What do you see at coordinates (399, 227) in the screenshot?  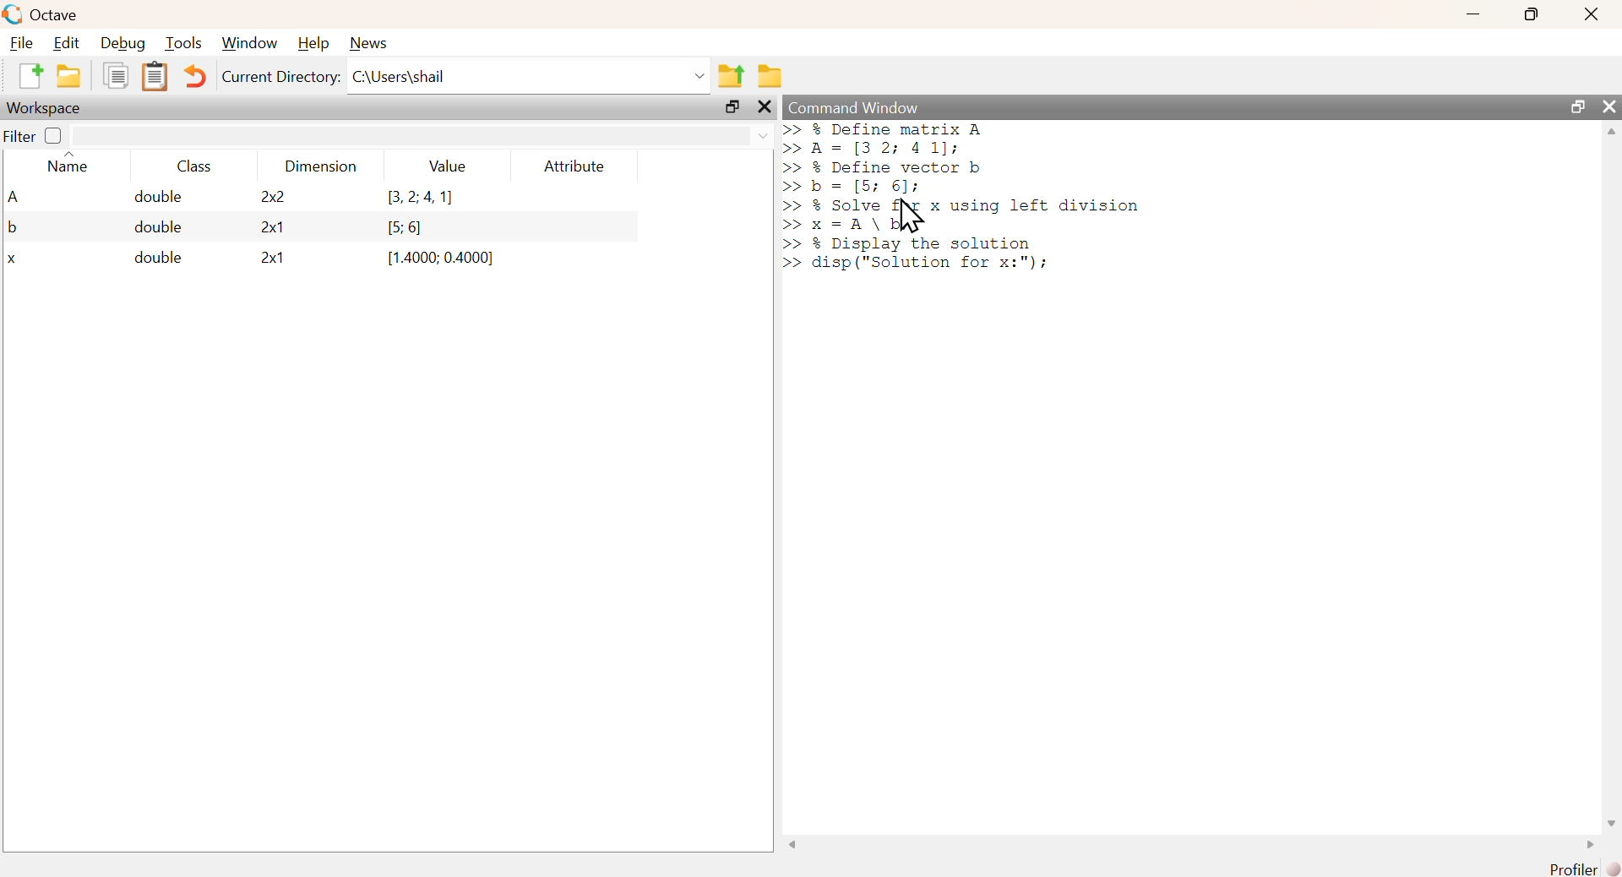 I see `[5: 6]` at bounding box center [399, 227].